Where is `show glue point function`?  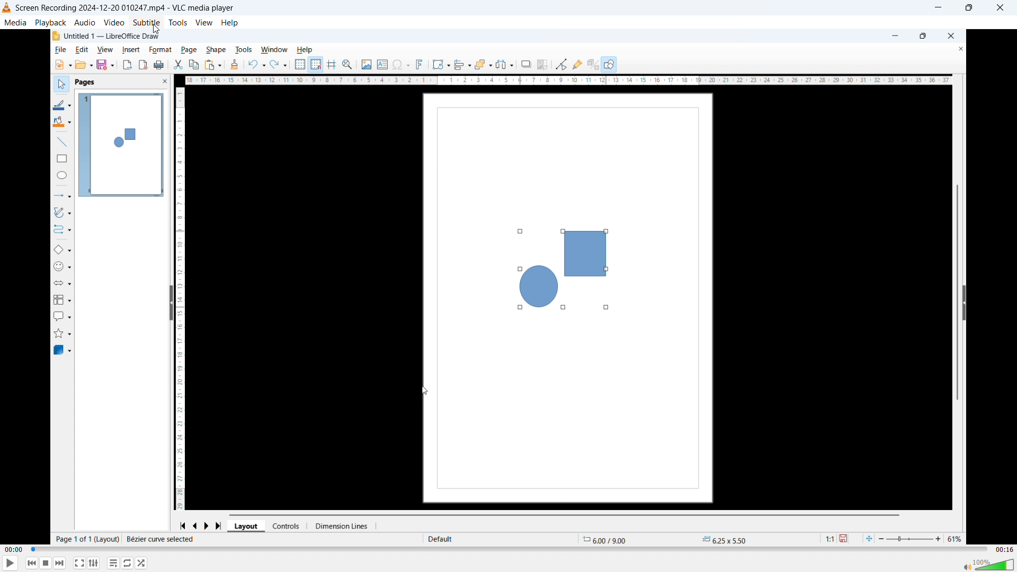
show glue point function is located at coordinates (577, 64).